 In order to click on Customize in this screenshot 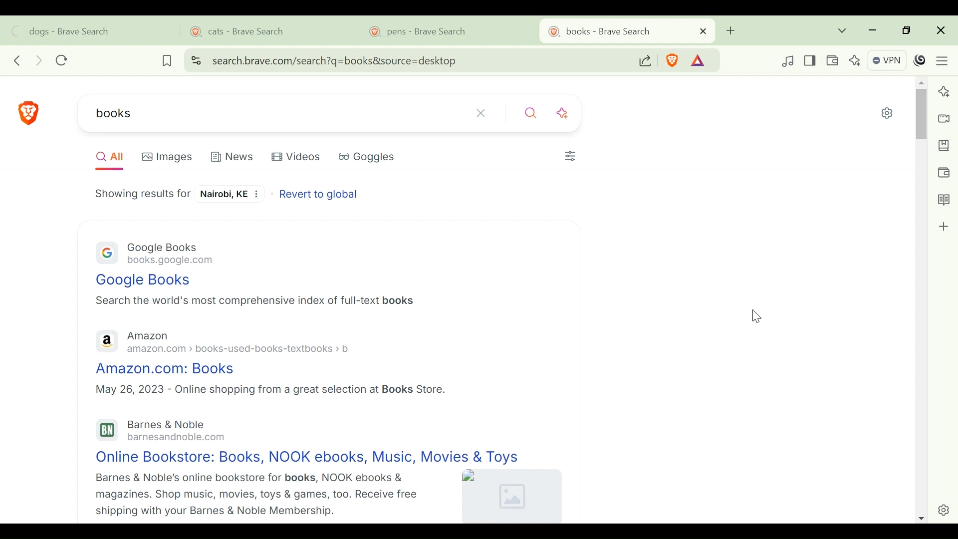, I will do `click(571, 157)`.